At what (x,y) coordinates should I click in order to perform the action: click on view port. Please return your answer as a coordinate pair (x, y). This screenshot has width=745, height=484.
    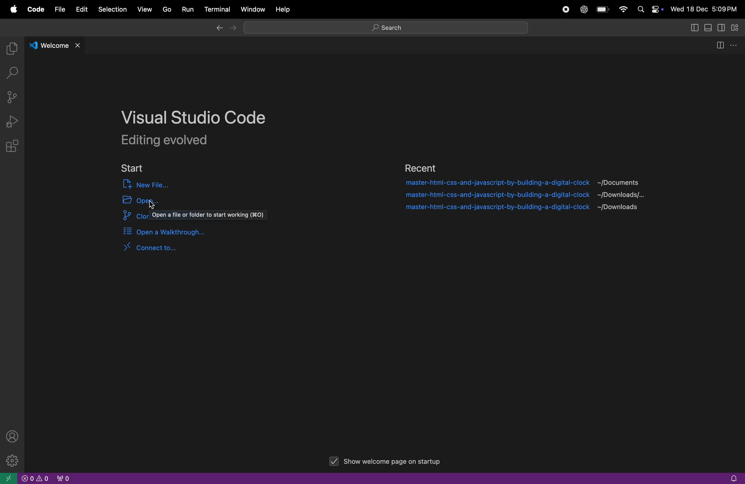
    Looking at the image, I should click on (63, 478).